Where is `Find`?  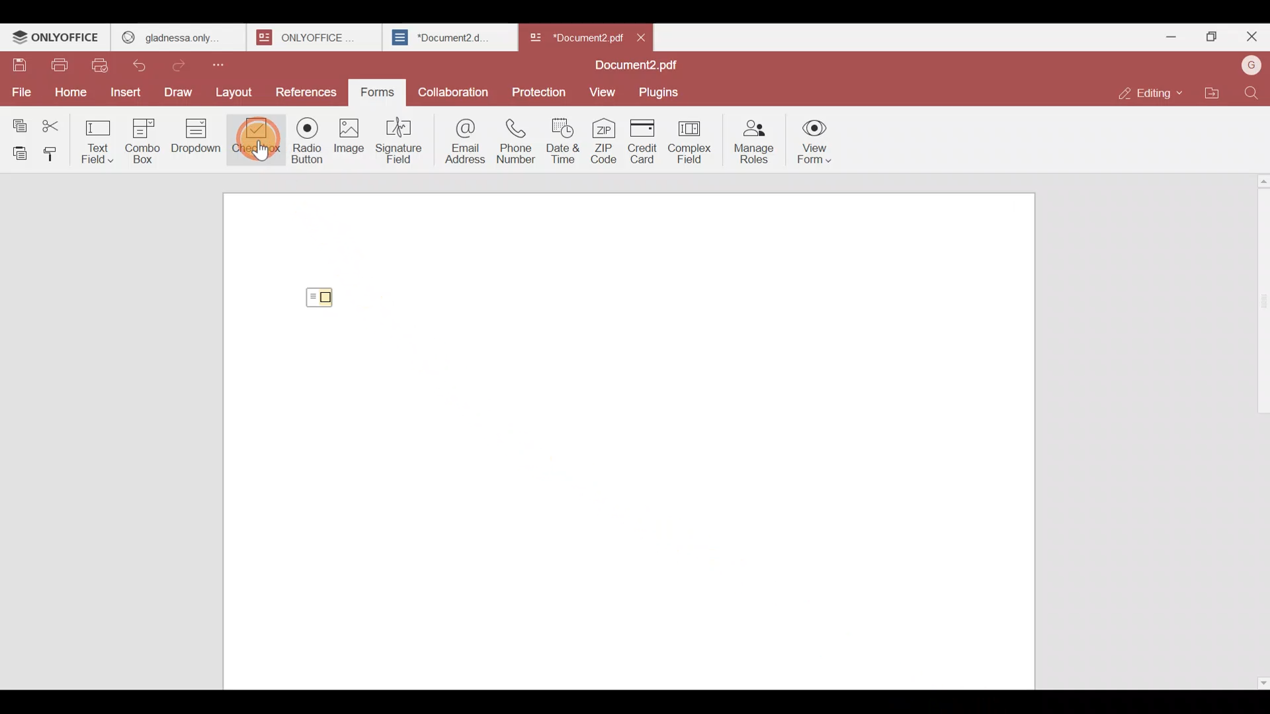 Find is located at coordinates (1251, 93).